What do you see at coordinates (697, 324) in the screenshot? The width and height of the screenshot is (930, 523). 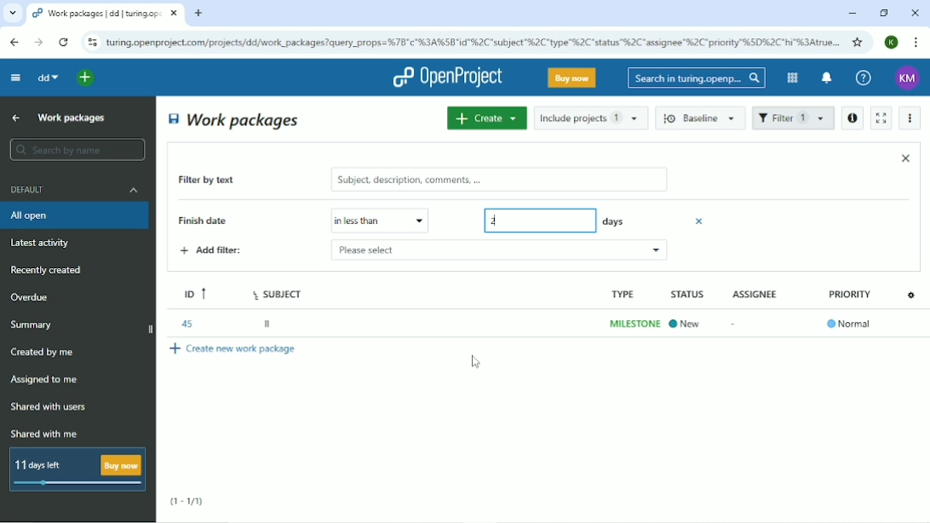 I see `In progress ` at bounding box center [697, 324].